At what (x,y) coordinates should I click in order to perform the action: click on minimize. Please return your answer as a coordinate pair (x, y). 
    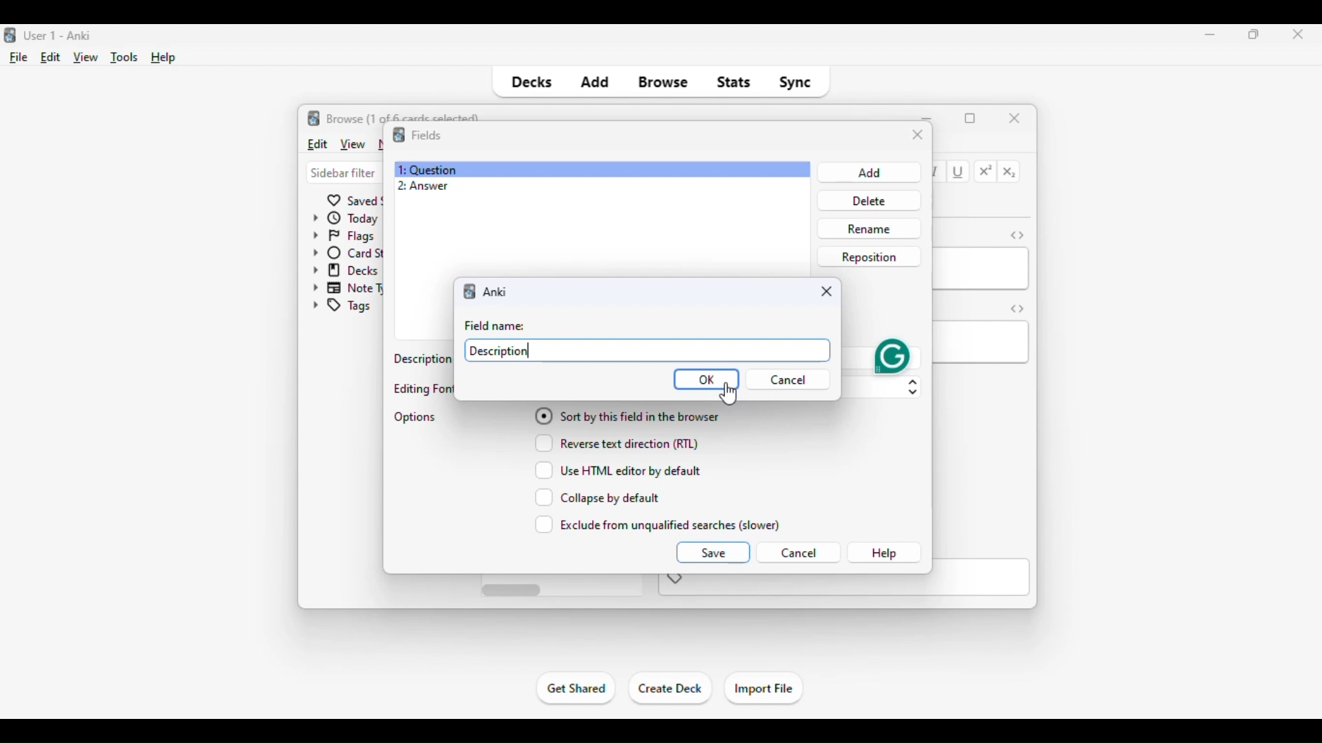
    Looking at the image, I should click on (928, 117).